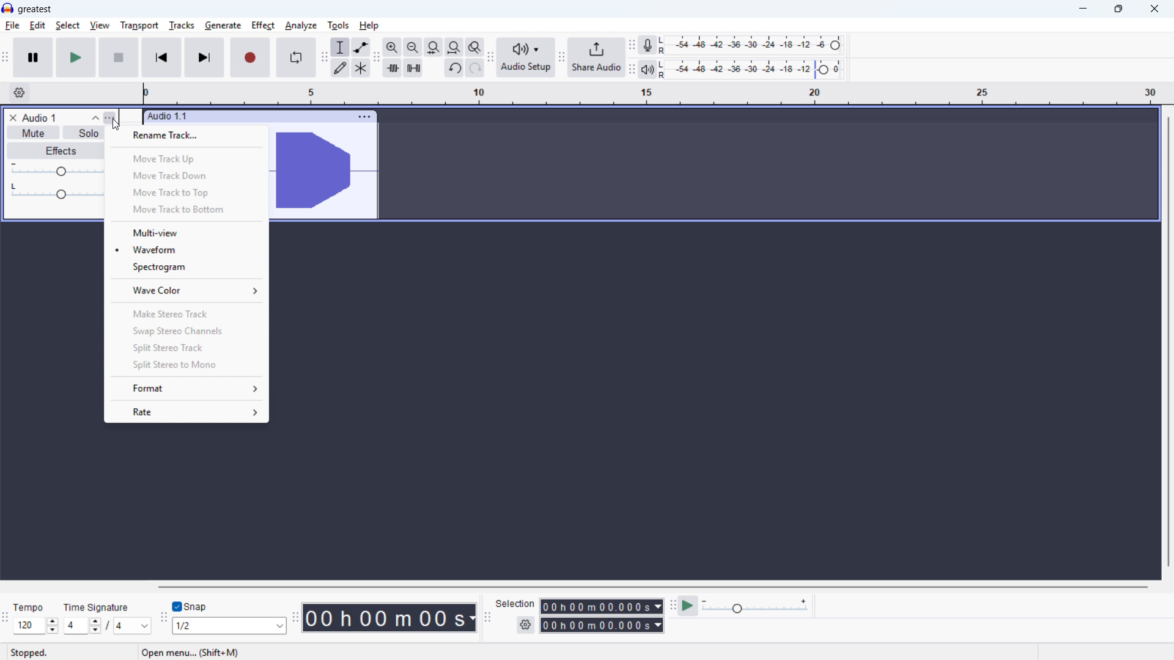 This screenshot has width=1174, height=660. Describe the element at coordinates (339, 48) in the screenshot. I see `selection tool` at that location.